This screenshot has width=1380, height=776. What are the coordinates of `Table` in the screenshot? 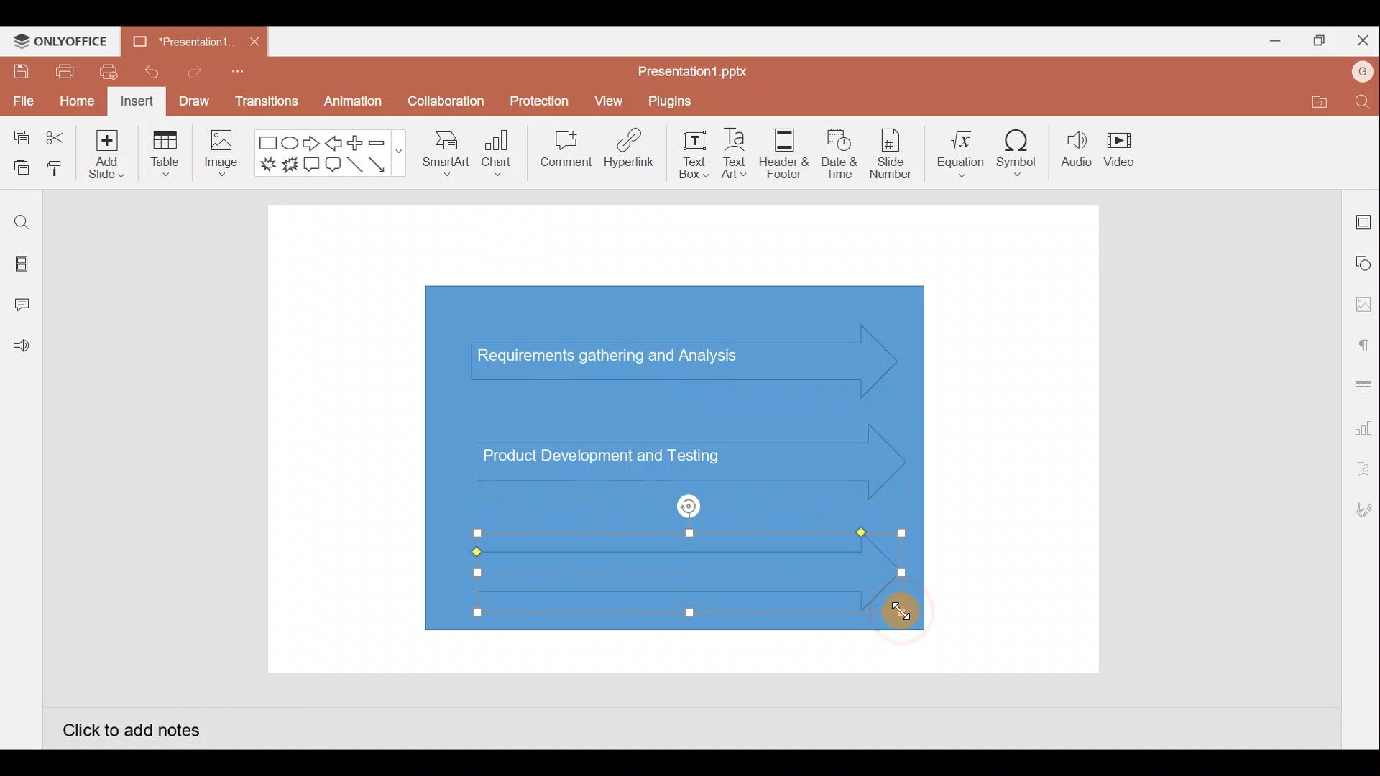 It's located at (167, 155).